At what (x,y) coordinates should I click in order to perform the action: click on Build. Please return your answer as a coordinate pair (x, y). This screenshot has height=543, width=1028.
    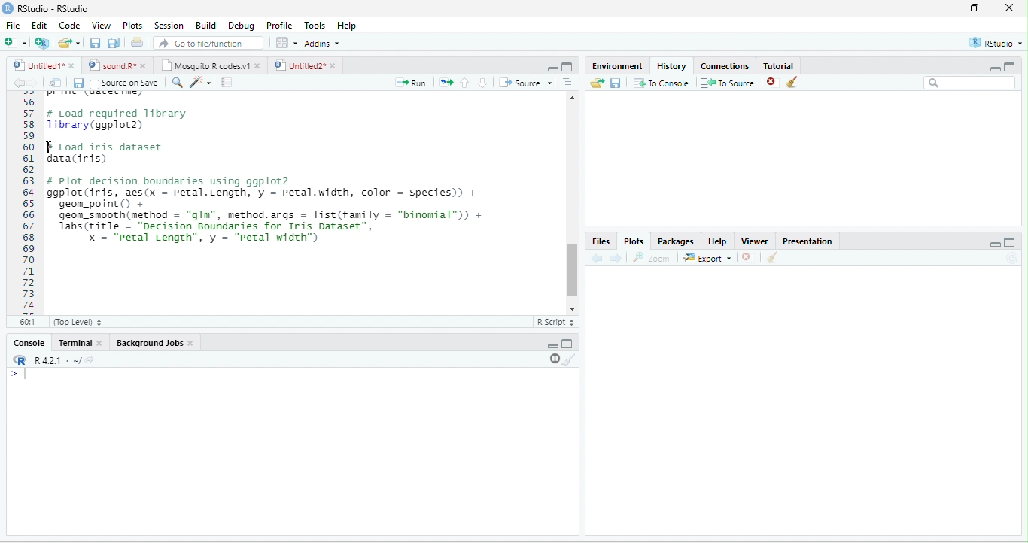
    Looking at the image, I should click on (207, 26).